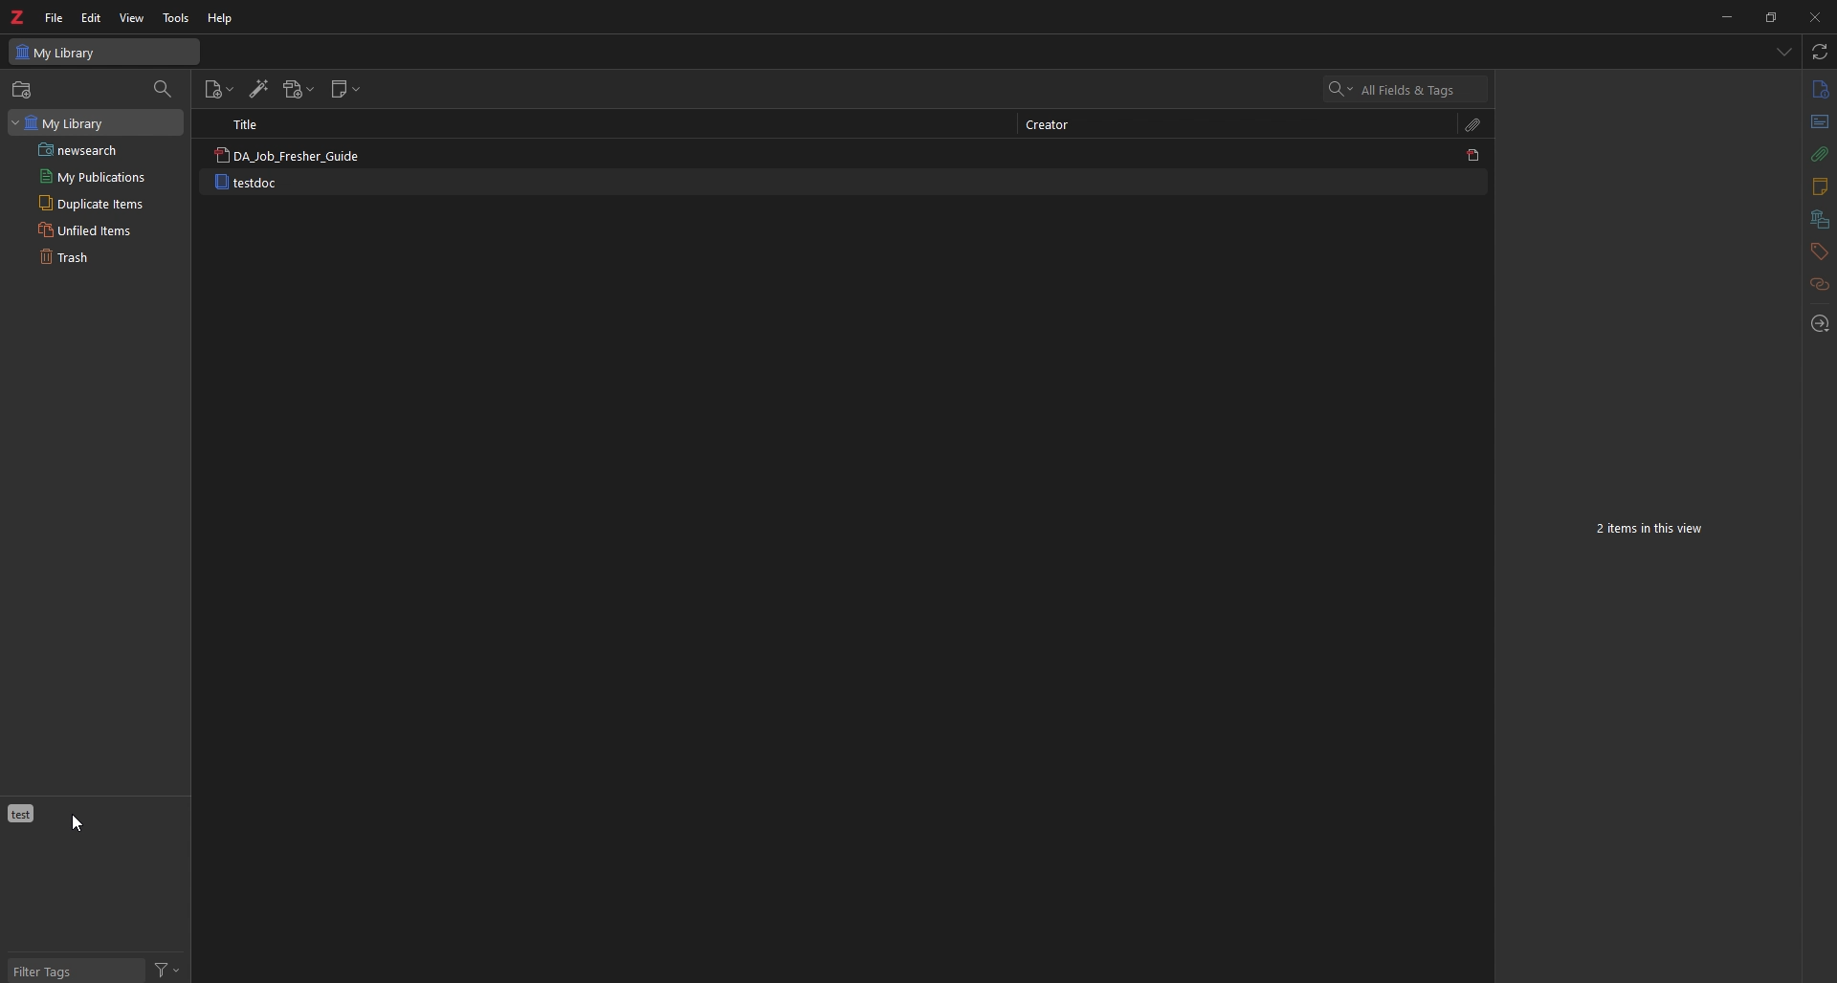  I want to click on new note, so click(345, 90).